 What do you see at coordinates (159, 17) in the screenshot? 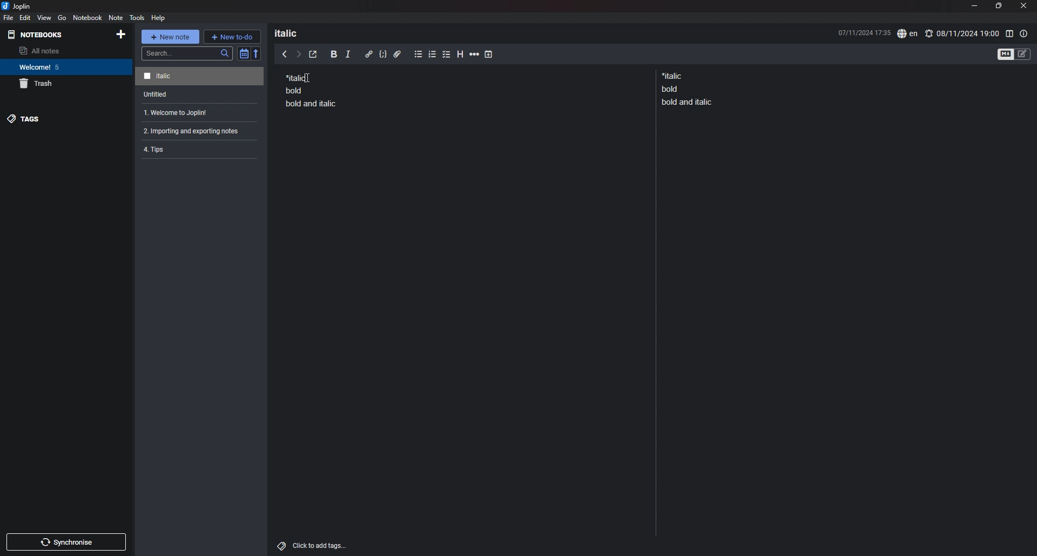
I see `help` at bounding box center [159, 17].